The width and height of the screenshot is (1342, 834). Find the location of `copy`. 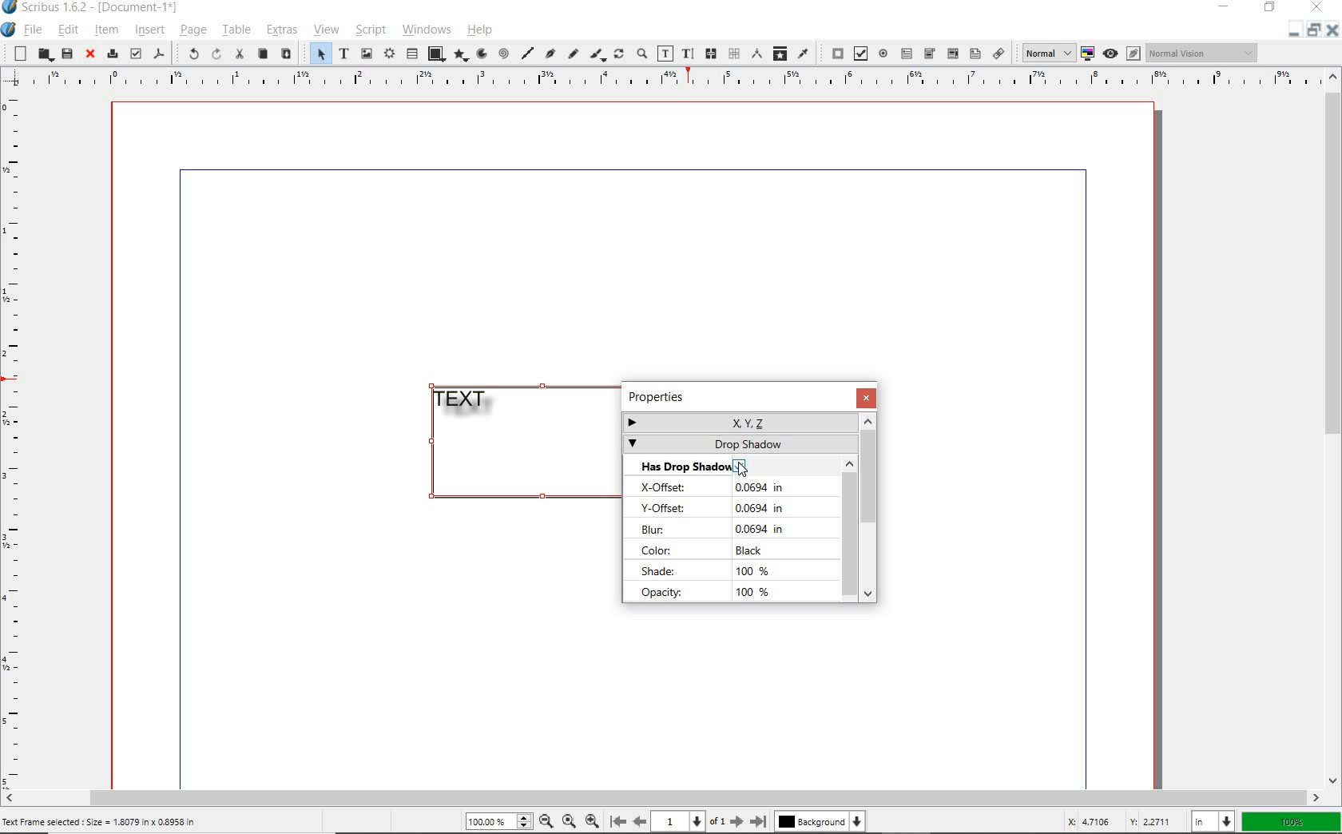

copy is located at coordinates (263, 55).